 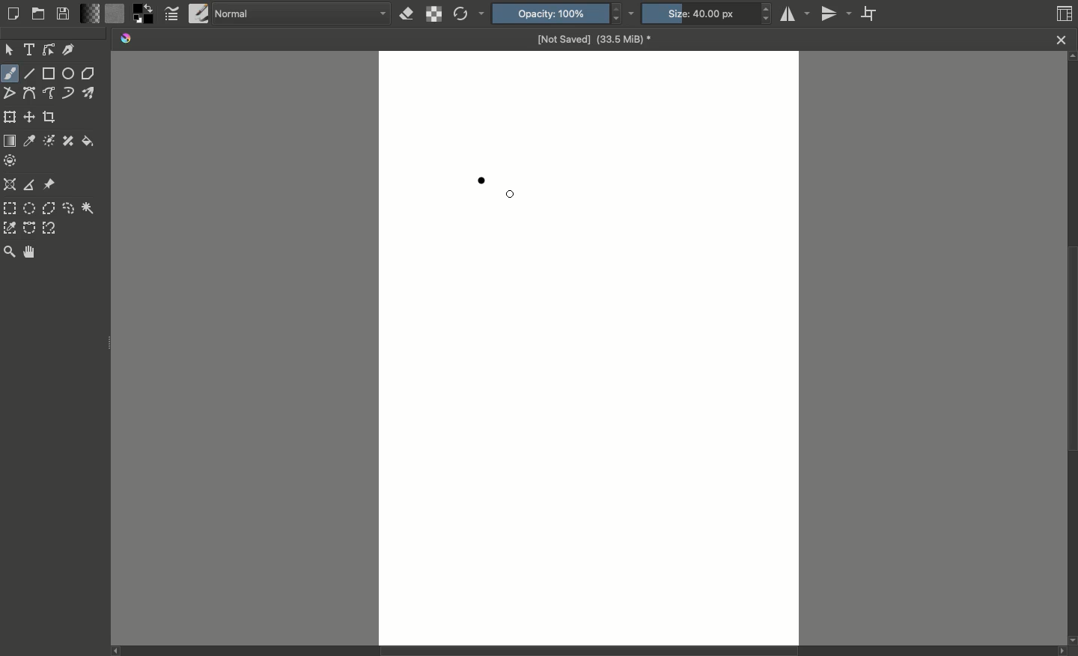 I want to click on Size, so click(x=707, y=13).